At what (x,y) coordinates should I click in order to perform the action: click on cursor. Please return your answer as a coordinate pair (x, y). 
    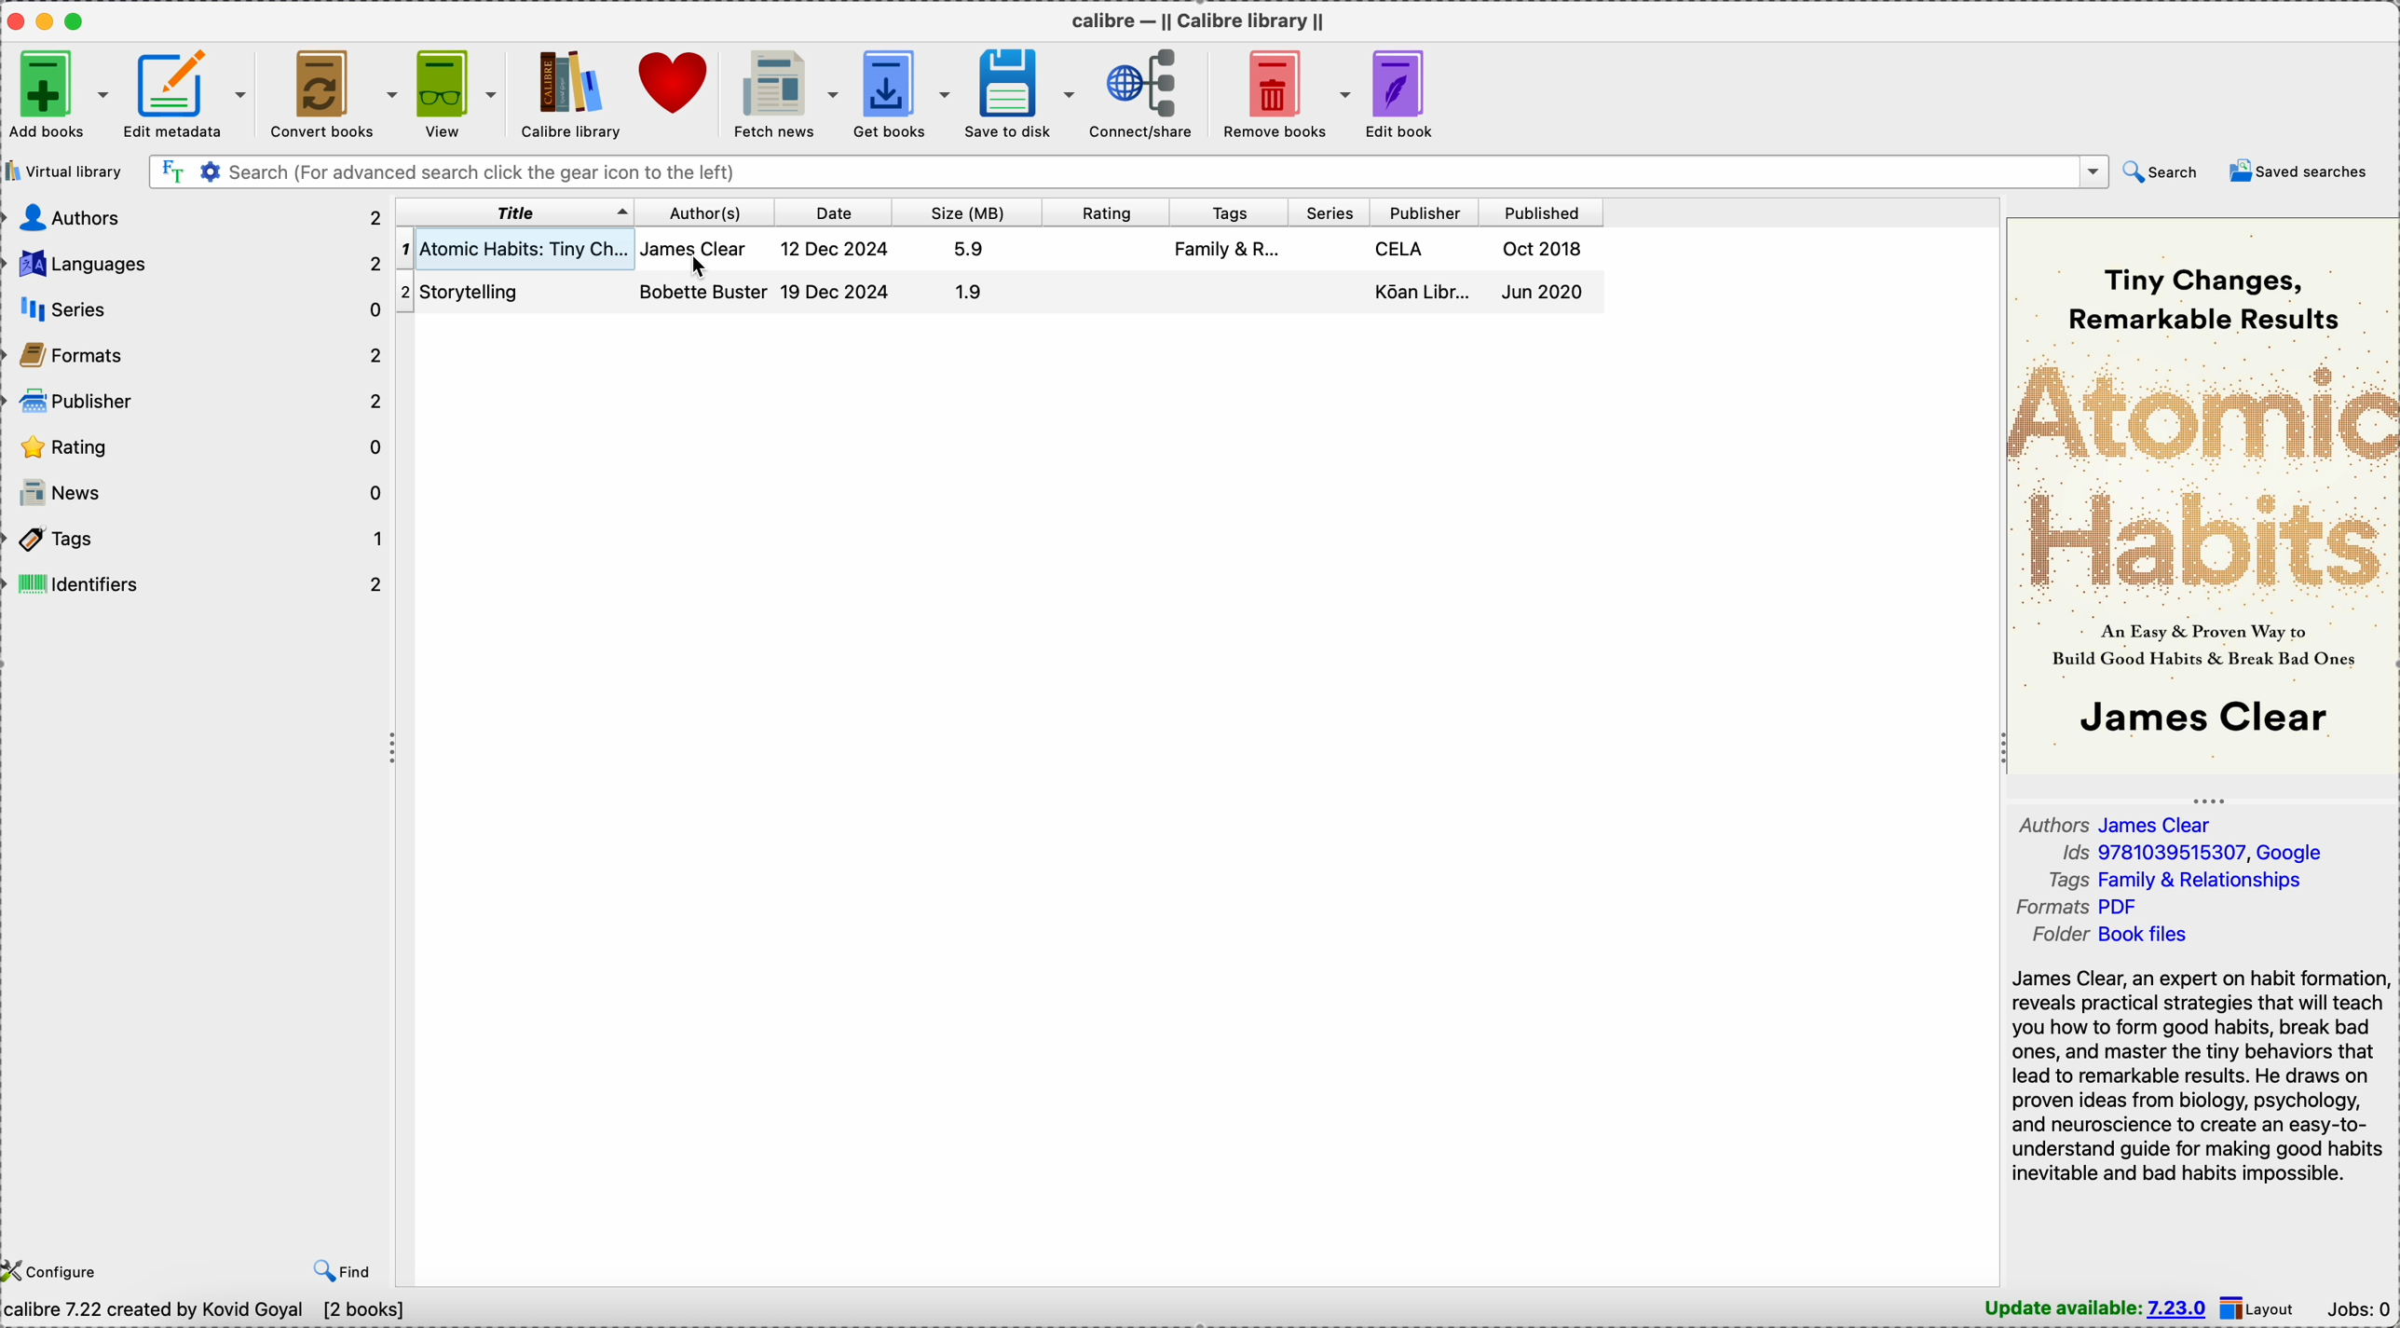
    Looking at the image, I should click on (706, 270).